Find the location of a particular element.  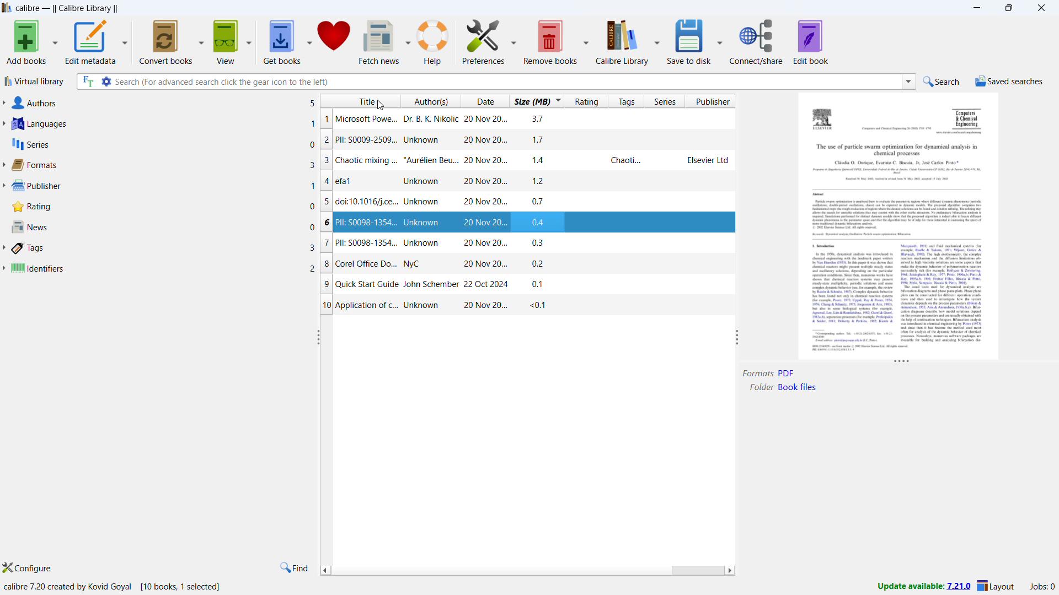

fetch news is located at coordinates (378, 41).